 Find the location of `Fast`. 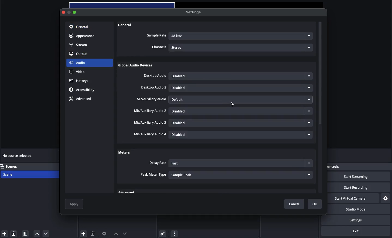

Fast is located at coordinates (240, 164).